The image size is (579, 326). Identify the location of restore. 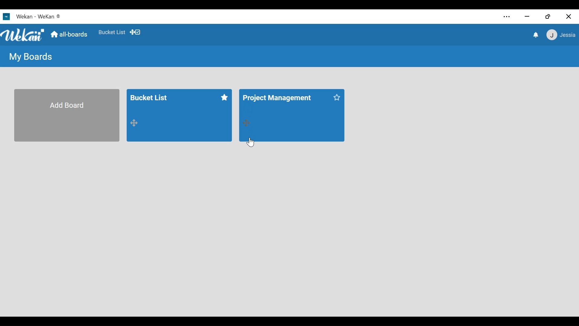
(547, 17).